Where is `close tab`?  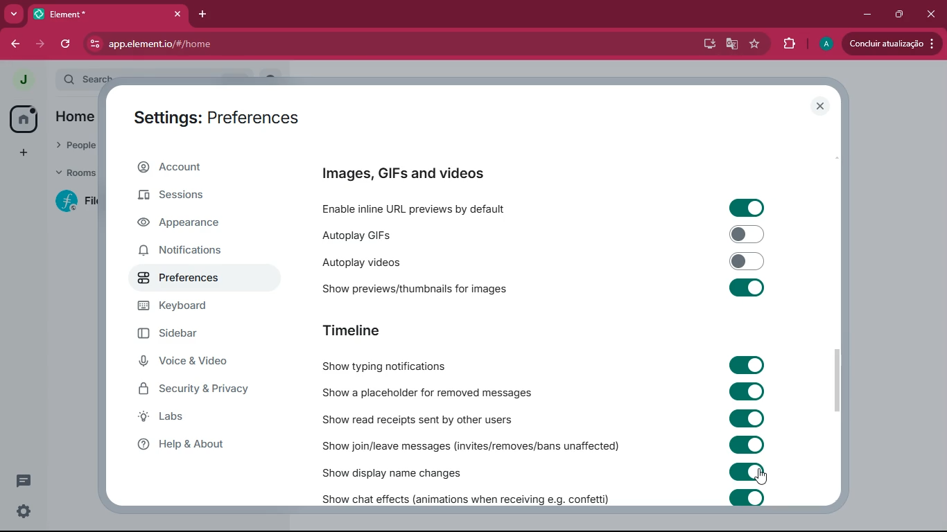
close tab is located at coordinates (177, 15).